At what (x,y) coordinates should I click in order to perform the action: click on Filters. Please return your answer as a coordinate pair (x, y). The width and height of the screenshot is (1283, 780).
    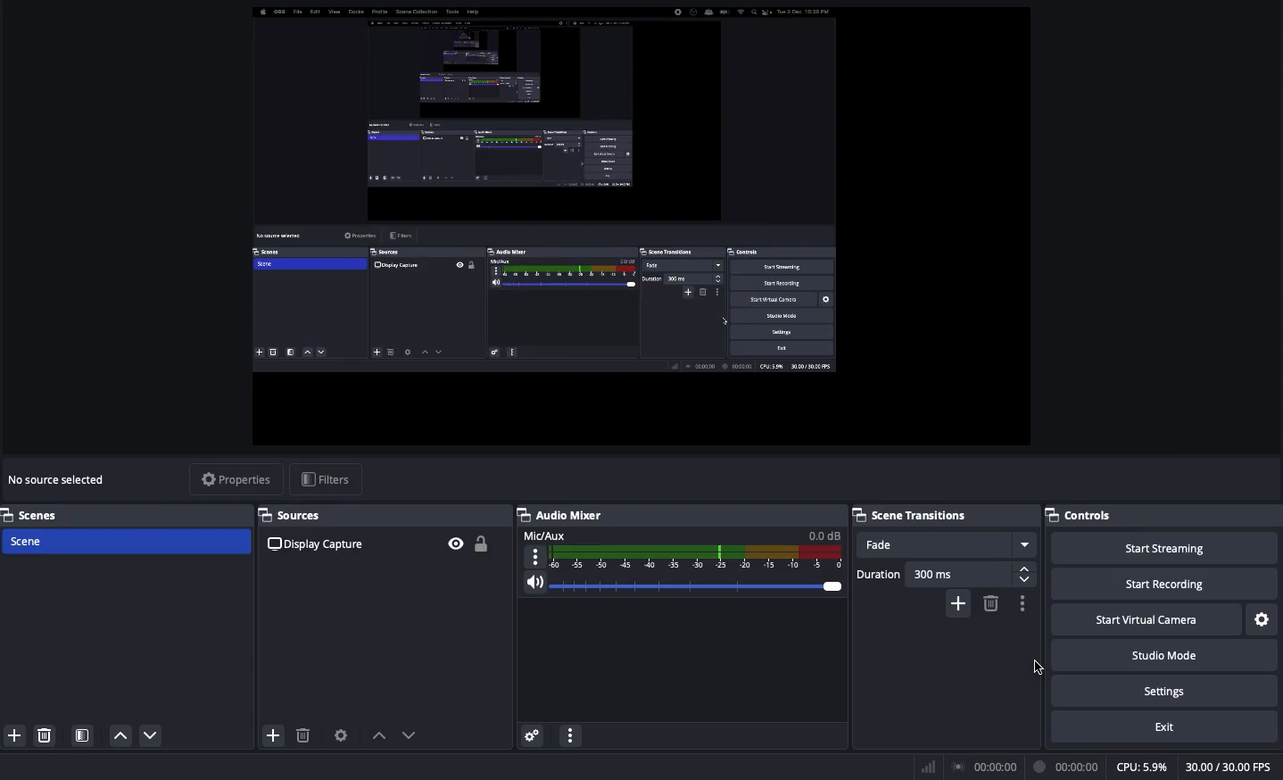
    Looking at the image, I should click on (325, 480).